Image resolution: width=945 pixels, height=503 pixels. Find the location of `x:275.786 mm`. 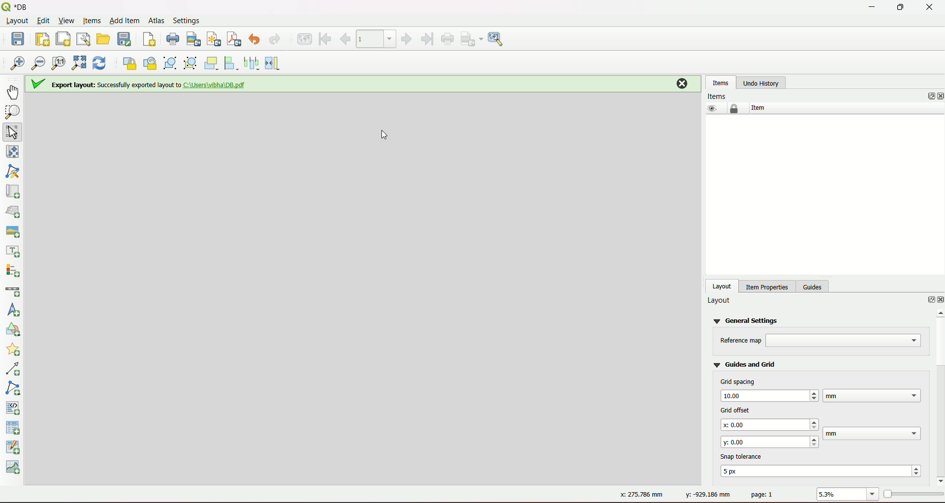

x:275.786 mm is located at coordinates (645, 495).